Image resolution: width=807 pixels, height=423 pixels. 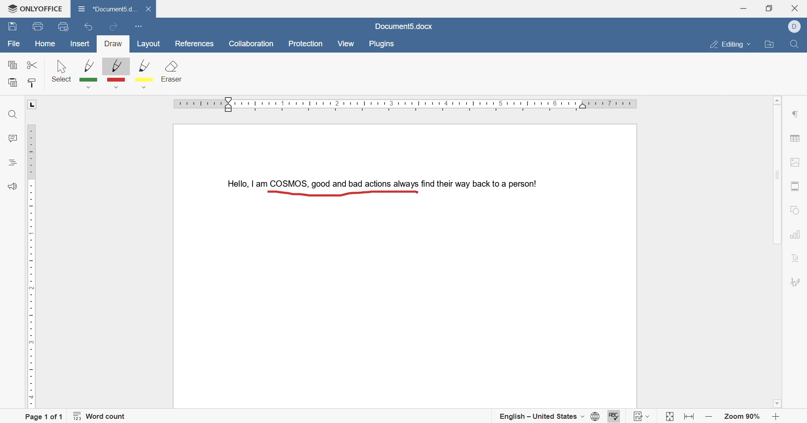 What do you see at coordinates (115, 74) in the screenshot?
I see `red pen` at bounding box center [115, 74].